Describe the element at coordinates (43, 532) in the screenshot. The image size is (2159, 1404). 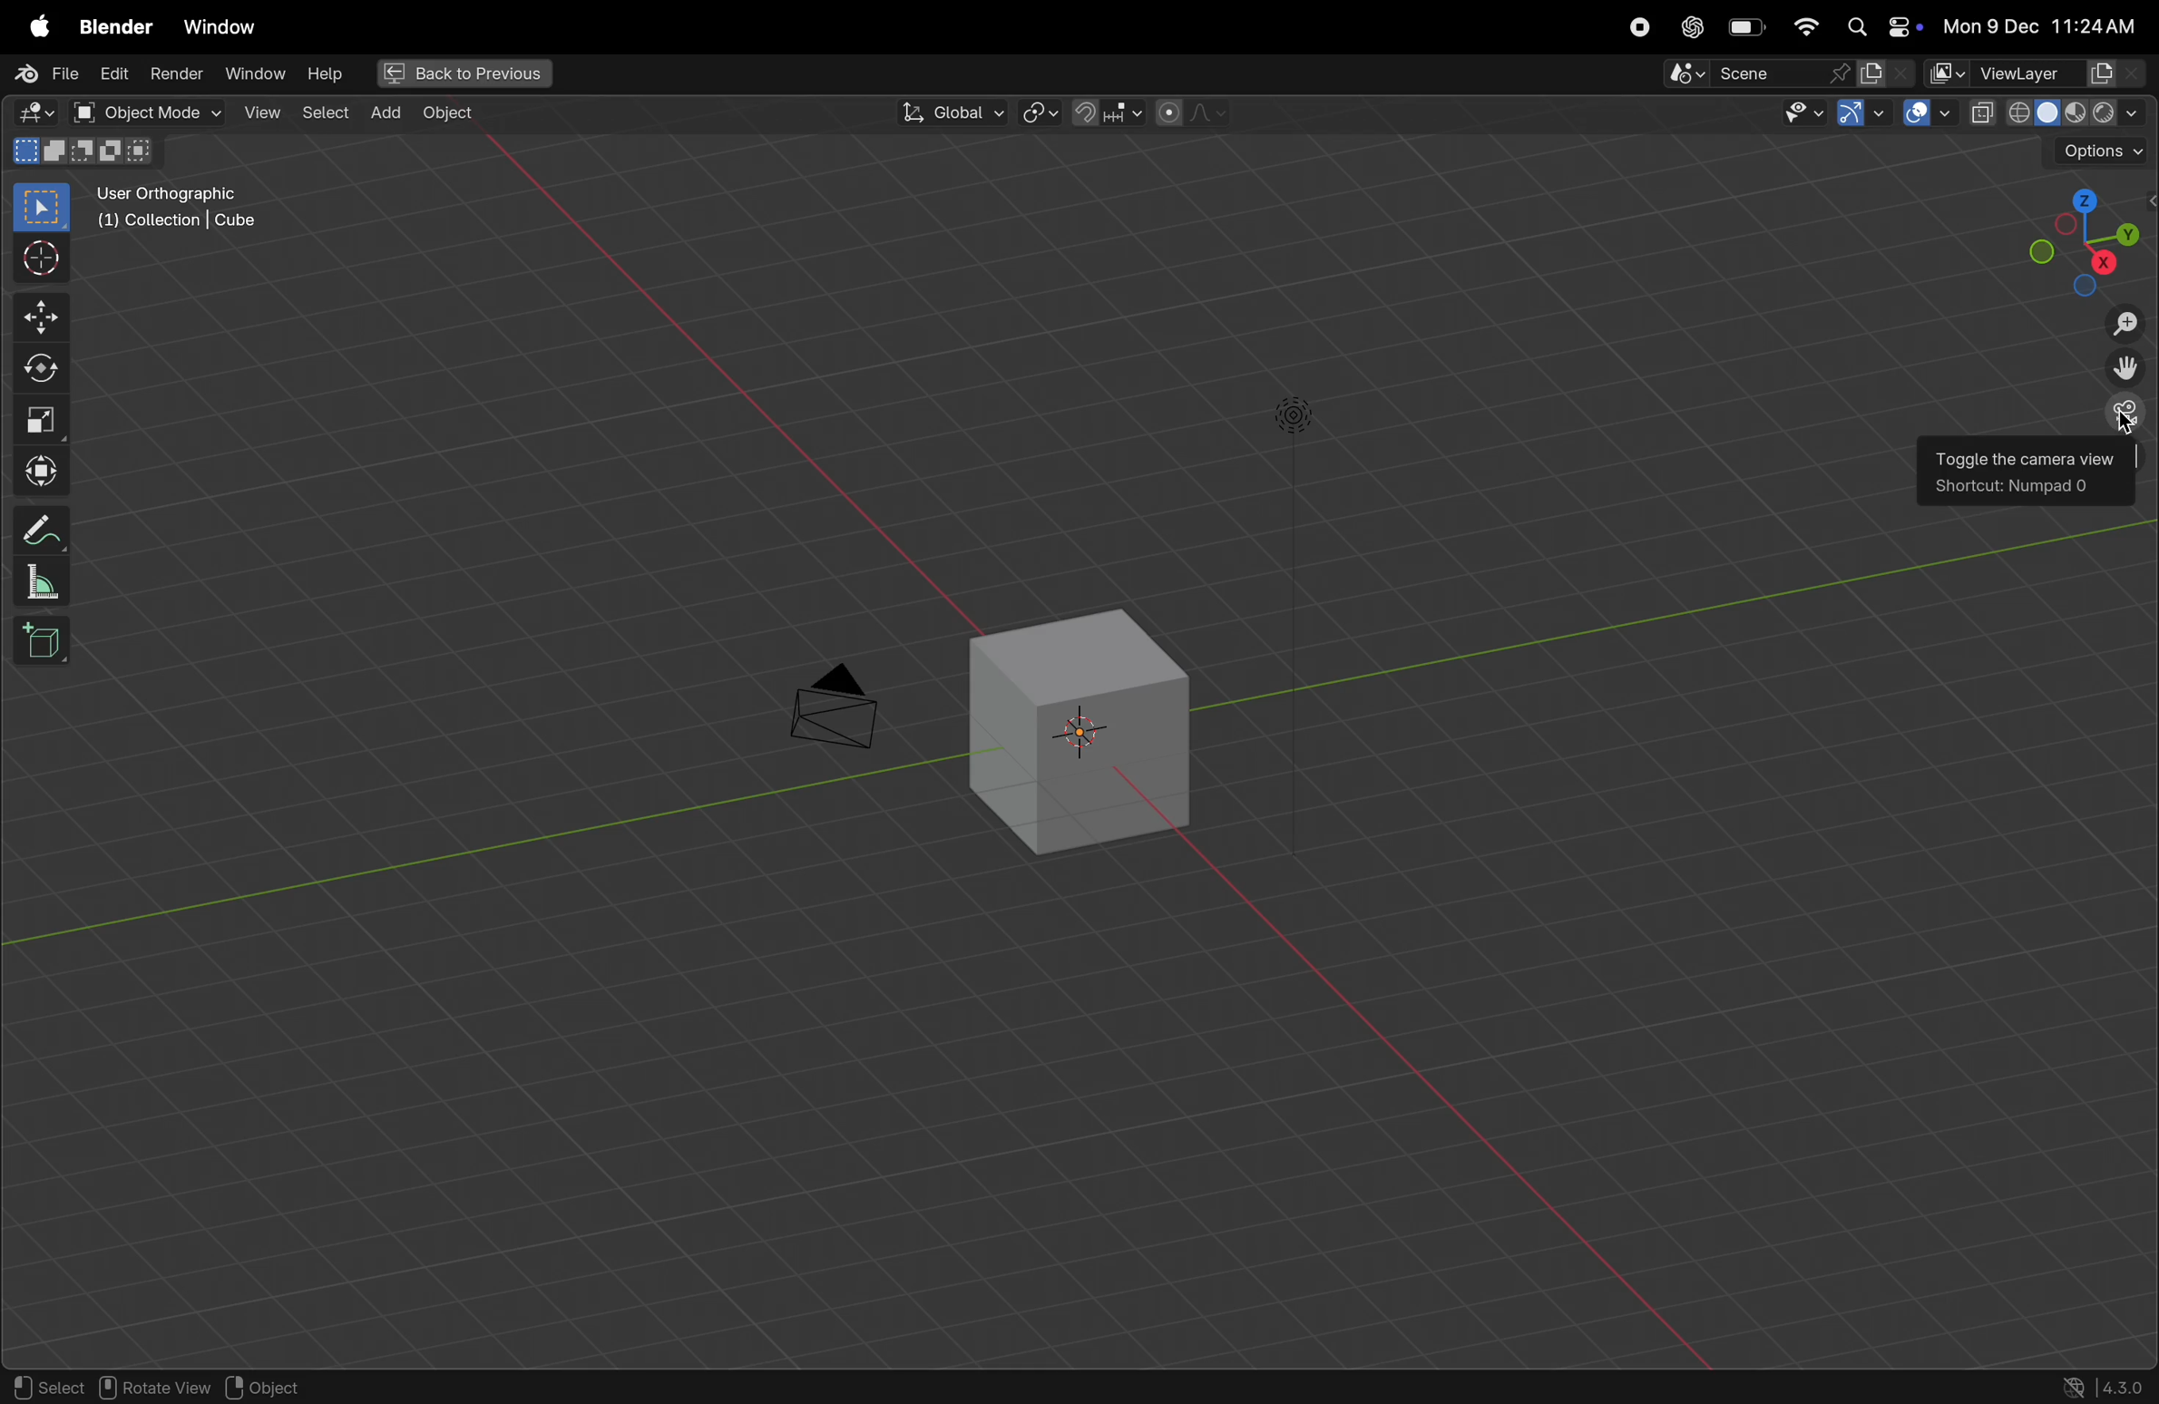
I see `annotate` at that location.